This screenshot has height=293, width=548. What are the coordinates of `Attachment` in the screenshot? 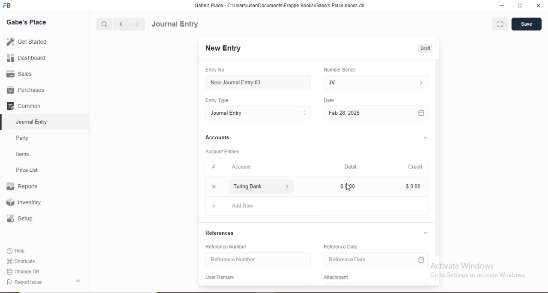 It's located at (337, 277).